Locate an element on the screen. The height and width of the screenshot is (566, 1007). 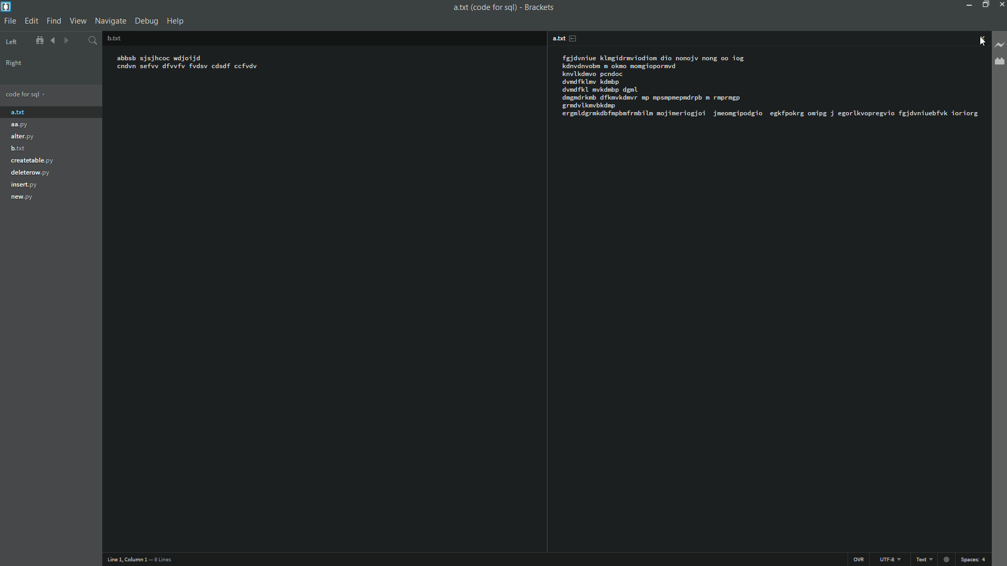
debug is located at coordinates (146, 20).